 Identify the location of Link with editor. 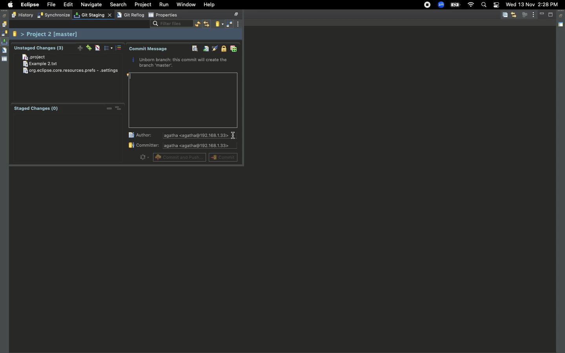
(514, 15).